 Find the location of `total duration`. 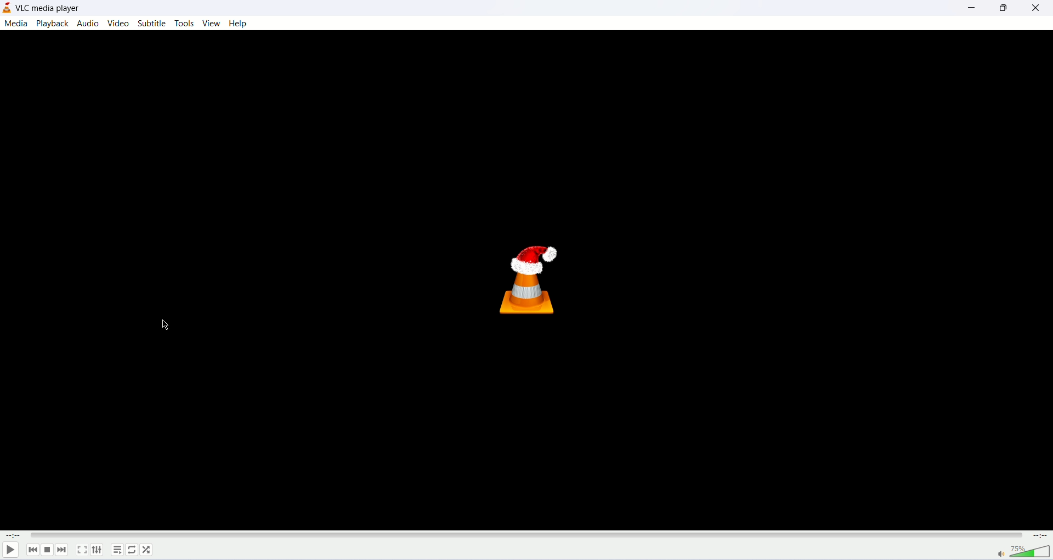

total duration is located at coordinates (1040, 537).